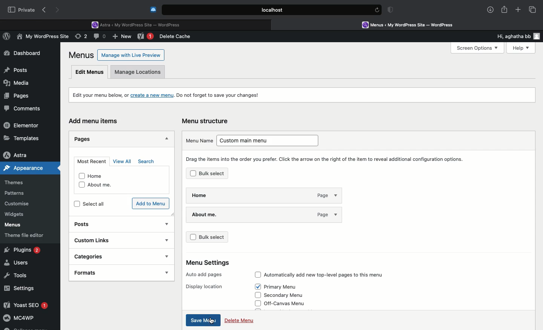  I want to click on Download, so click(491, 10).